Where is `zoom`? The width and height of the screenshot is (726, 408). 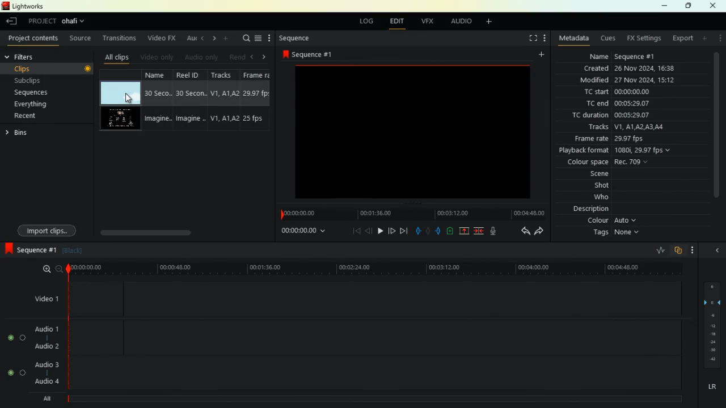
zoom is located at coordinates (48, 269).